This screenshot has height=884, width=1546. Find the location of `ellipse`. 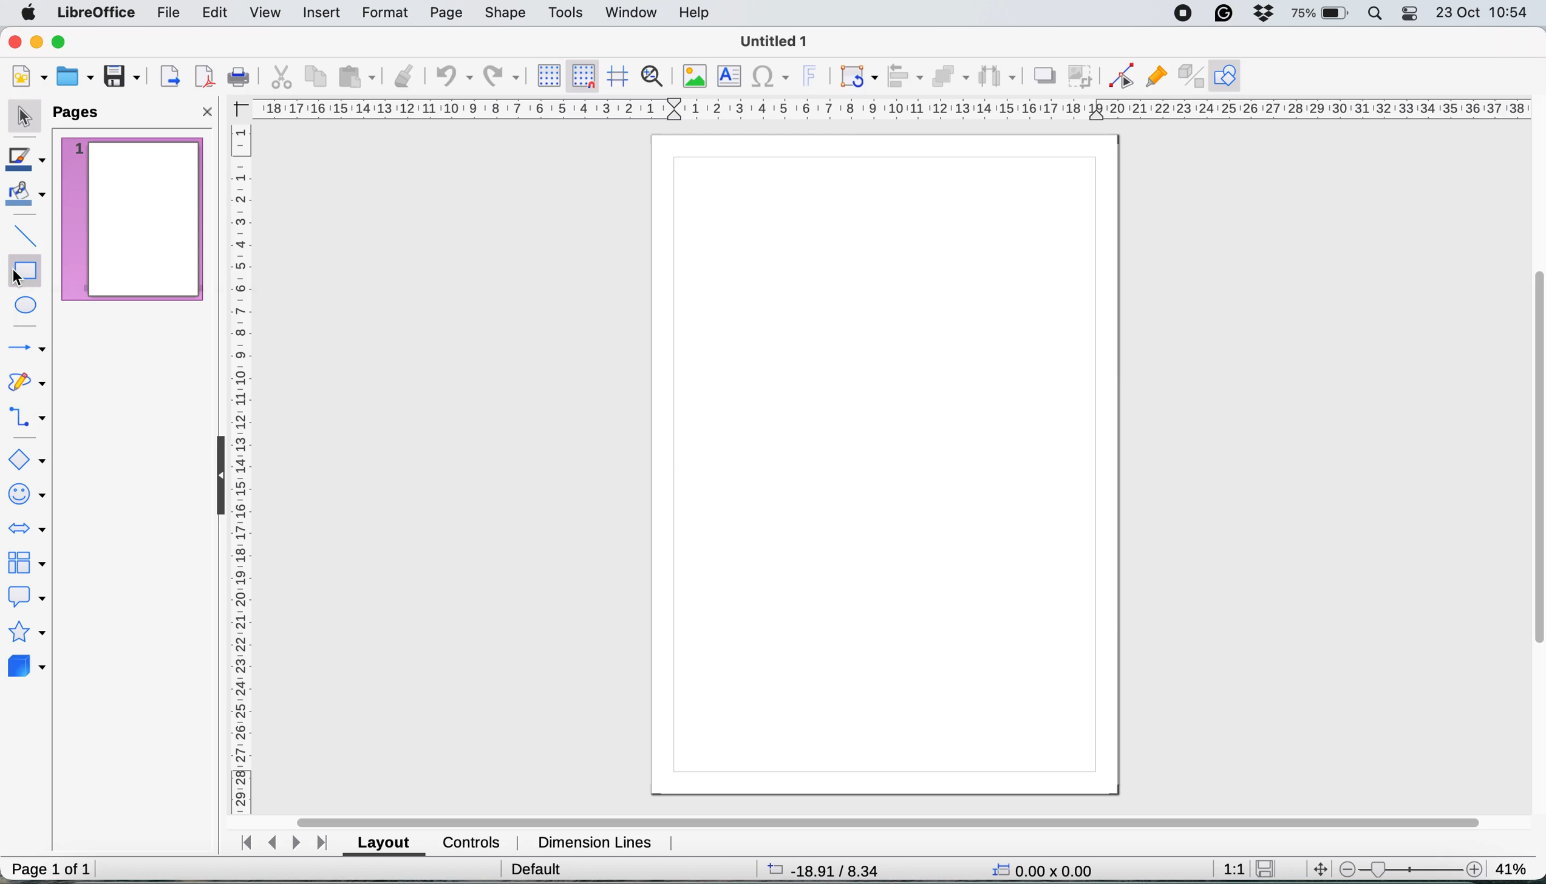

ellipse is located at coordinates (27, 305).